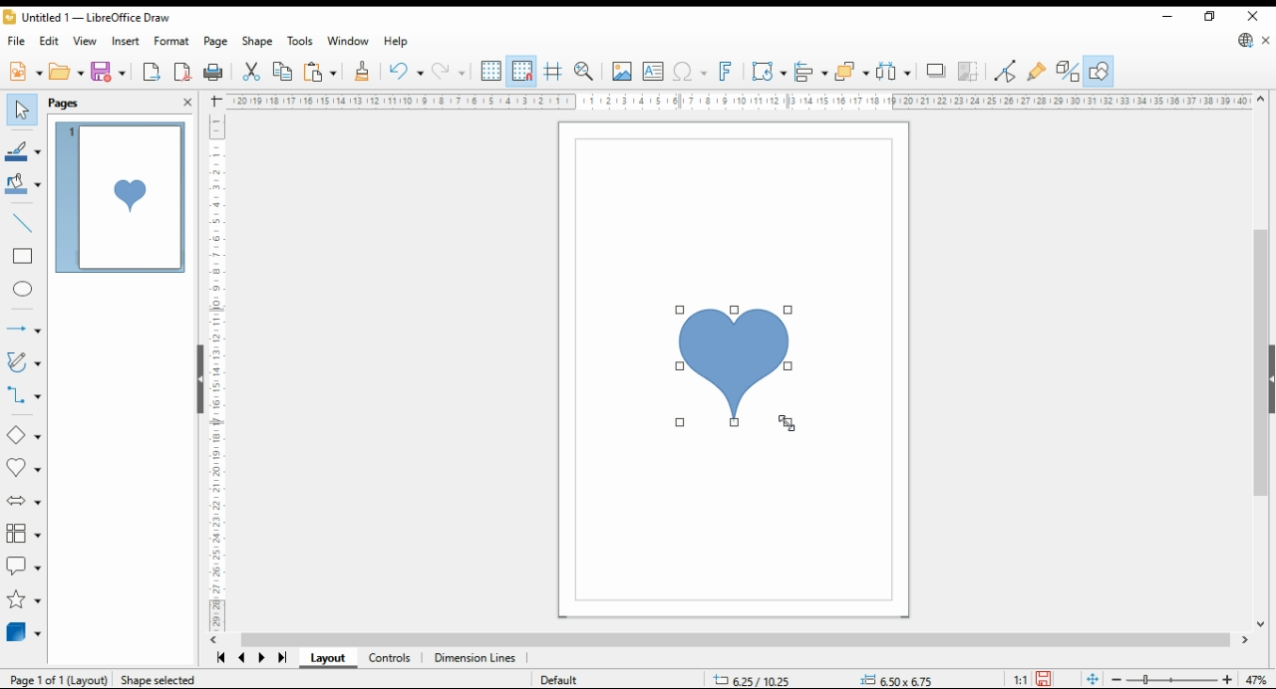 The image size is (1276, 689). I want to click on close formatting, so click(363, 71).